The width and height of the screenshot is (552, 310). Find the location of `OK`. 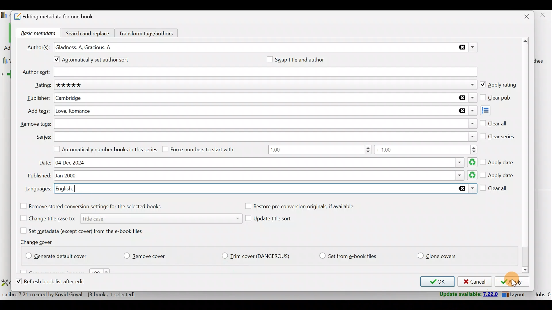

OK is located at coordinates (436, 282).